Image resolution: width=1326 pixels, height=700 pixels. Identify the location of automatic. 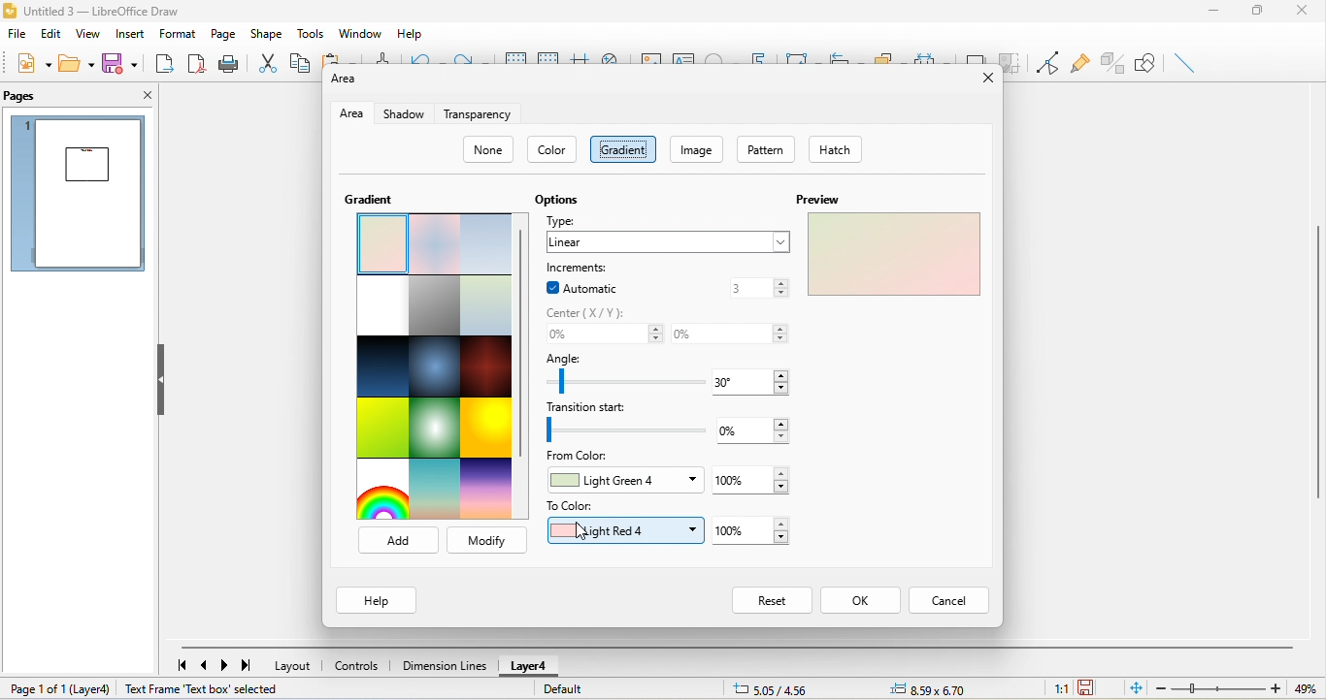
(595, 287).